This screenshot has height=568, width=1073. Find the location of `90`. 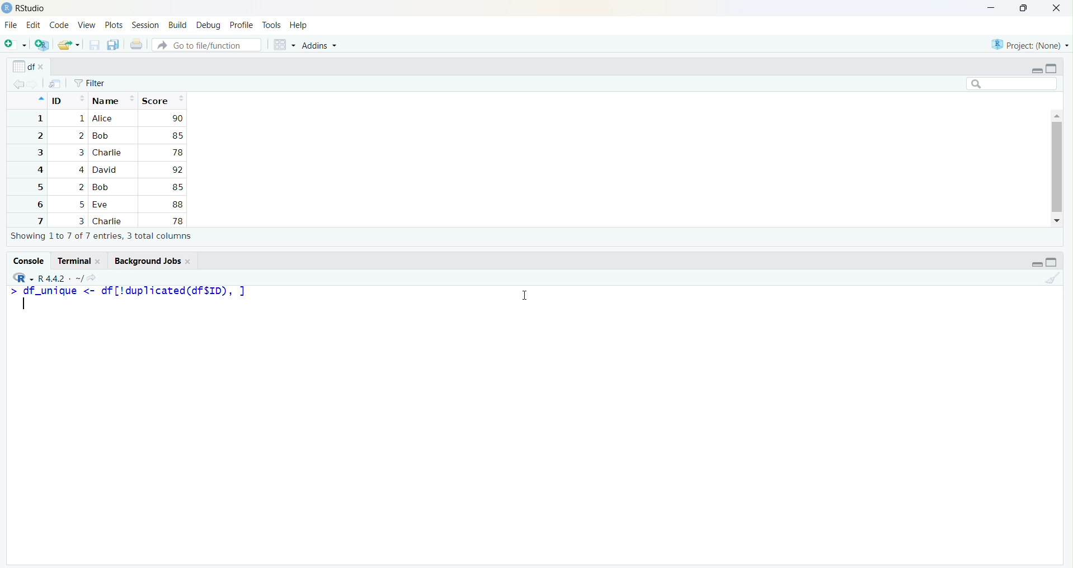

90 is located at coordinates (177, 118).